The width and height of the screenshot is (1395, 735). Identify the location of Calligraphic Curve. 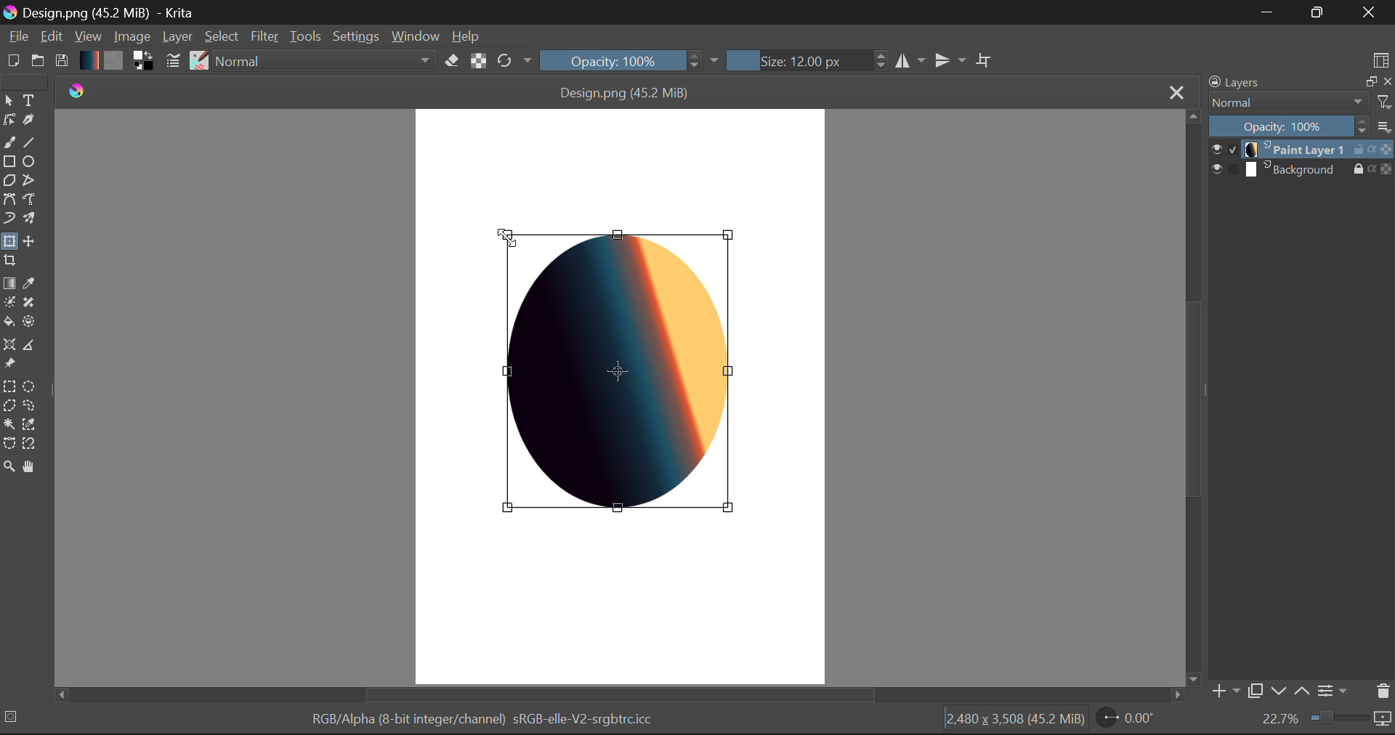
(29, 121).